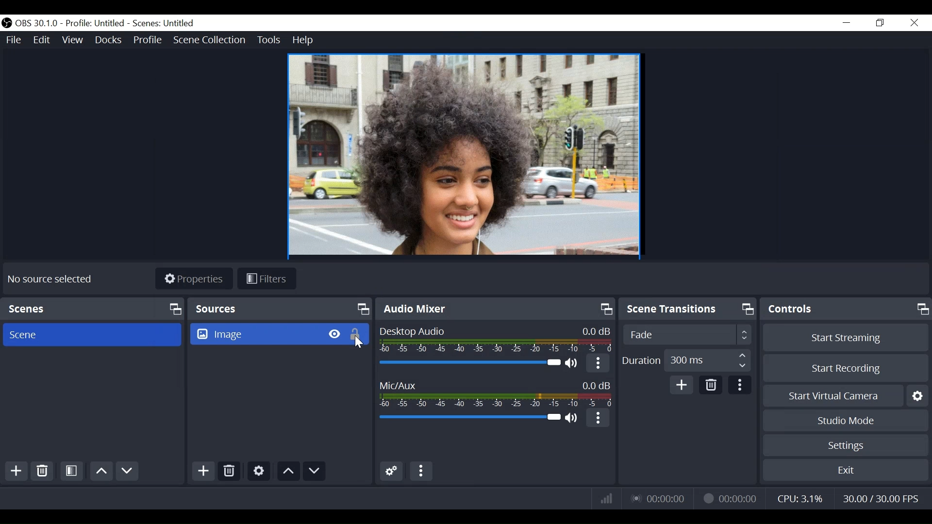 The width and height of the screenshot is (932, 524). Describe the element at coordinates (574, 364) in the screenshot. I see `(un)mute` at that location.